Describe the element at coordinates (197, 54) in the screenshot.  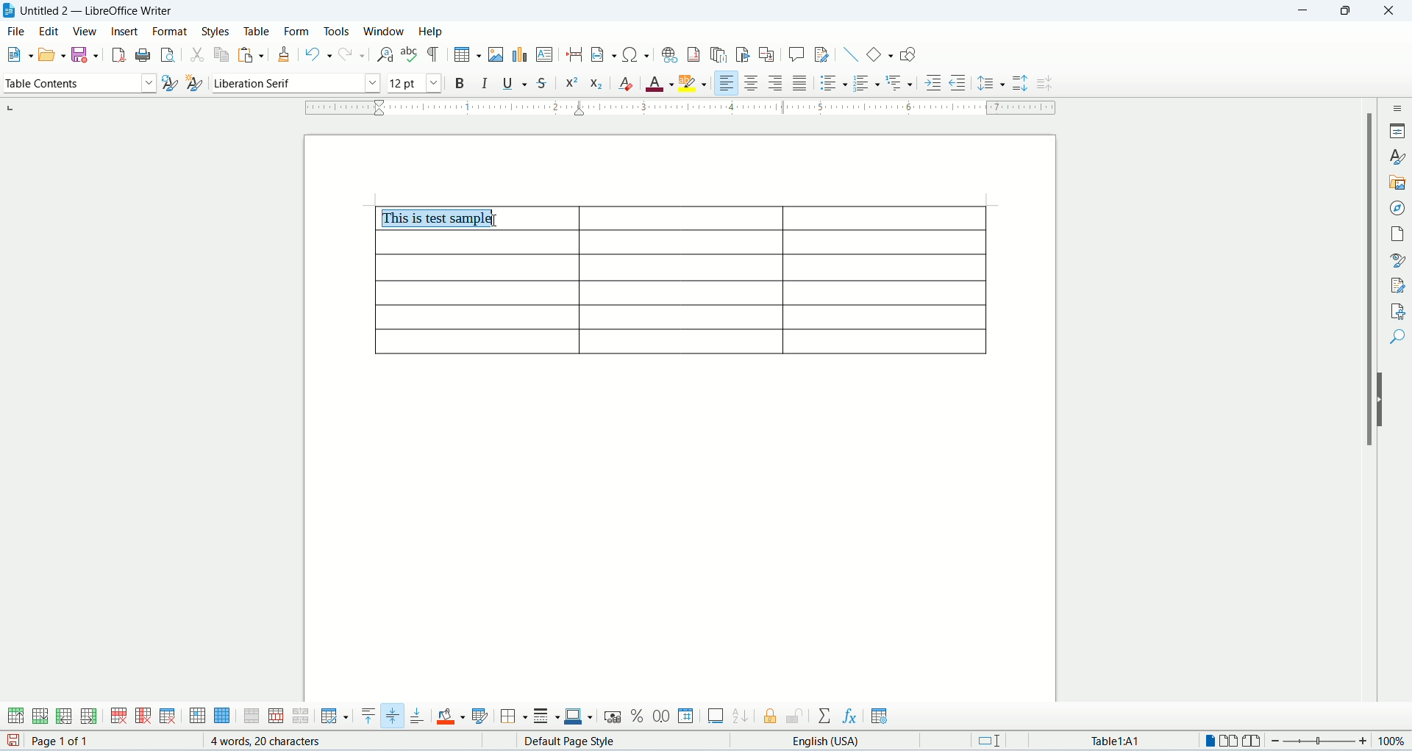
I see `cut` at that location.